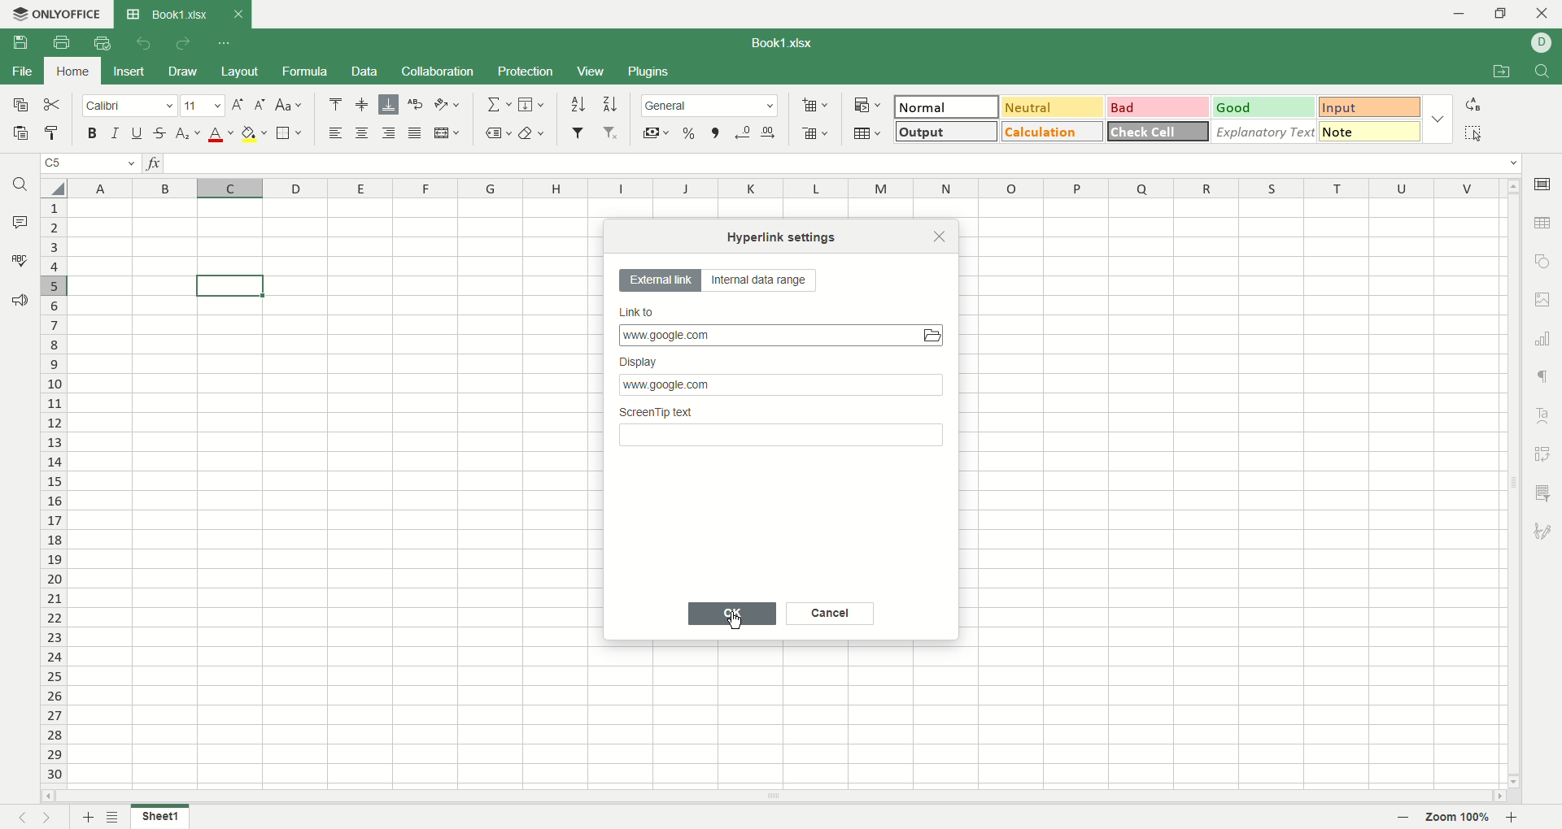 The width and height of the screenshot is (1562, 829). Describe the element at coordinates (711, 105) in the screenshot. I see `general` at that location.